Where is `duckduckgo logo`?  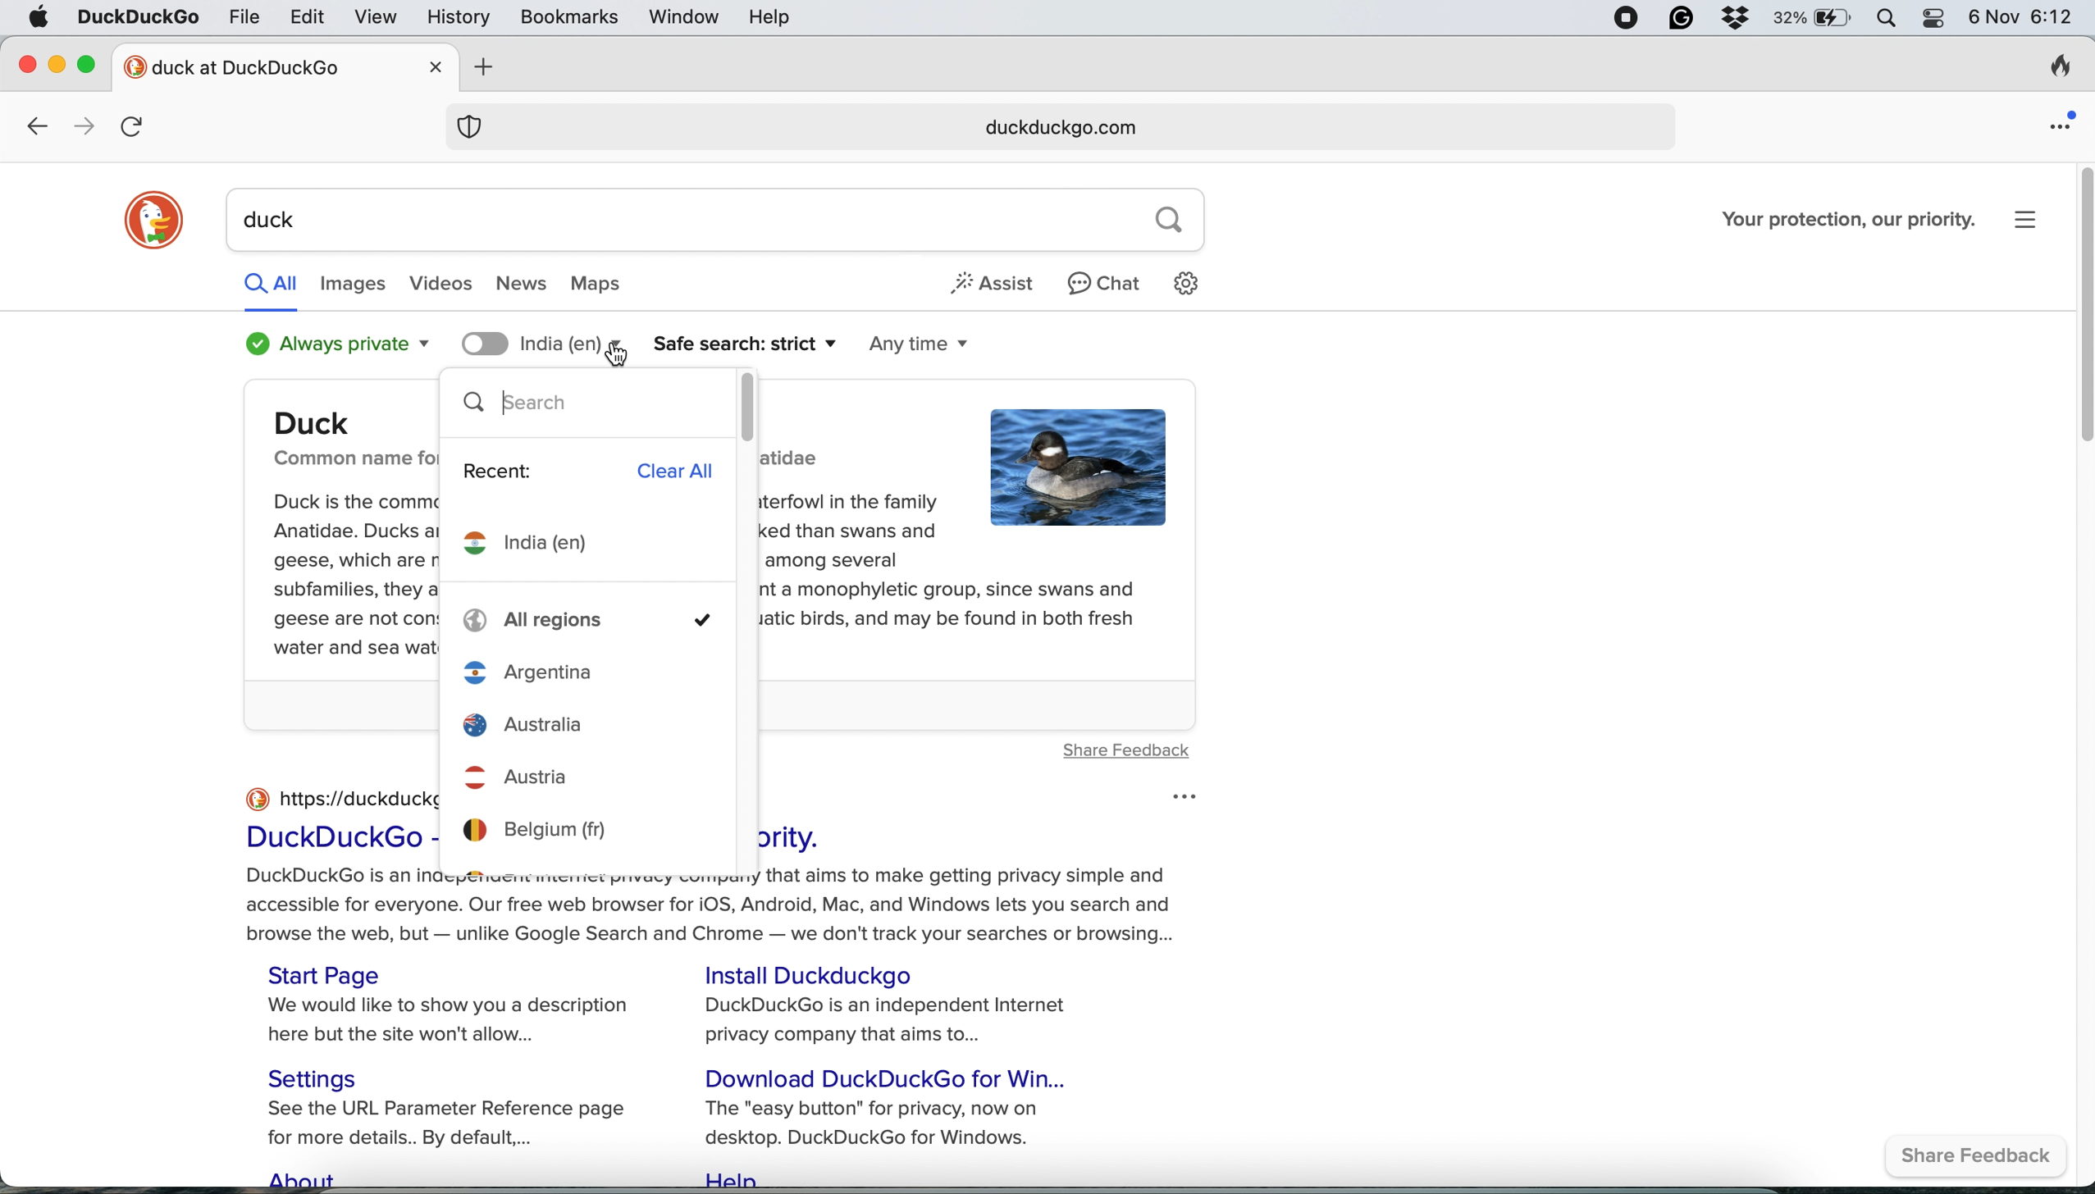
duckduckgo logo is located at coordinates (153, 222).